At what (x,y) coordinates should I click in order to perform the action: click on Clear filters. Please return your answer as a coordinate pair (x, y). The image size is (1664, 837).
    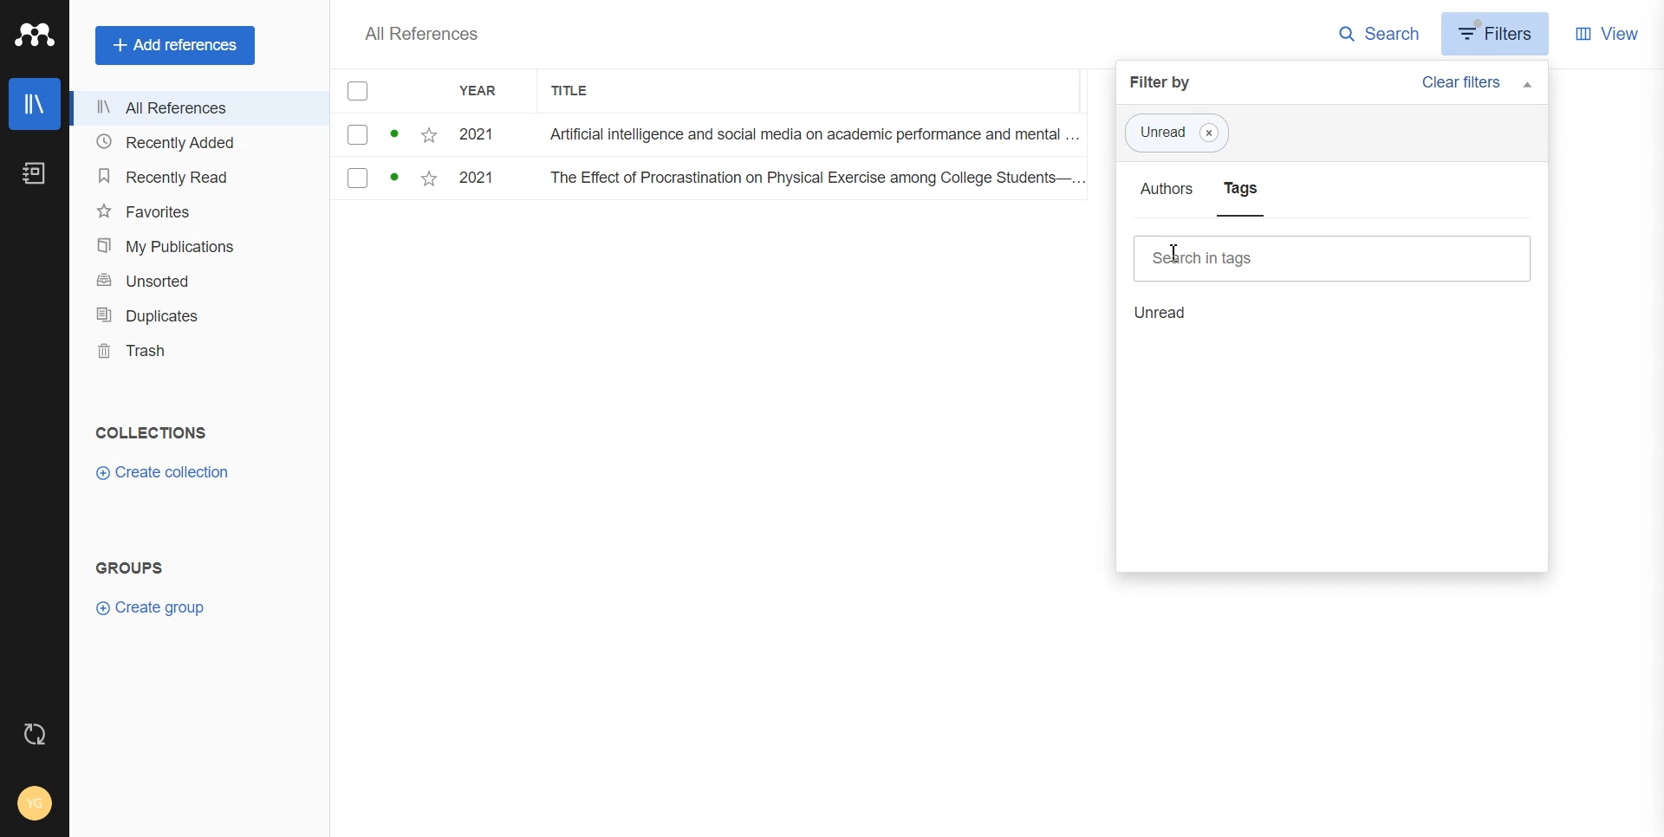
    Looking at the image, I should click on (1482, 85).